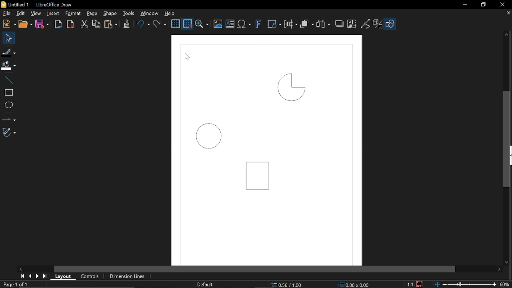  Describe the element at coordinates (9, 24) in the screenshot. I see `New` at that location.